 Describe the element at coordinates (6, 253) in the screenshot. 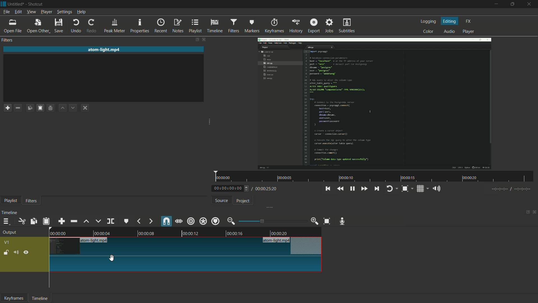

I see `lock` at that location.